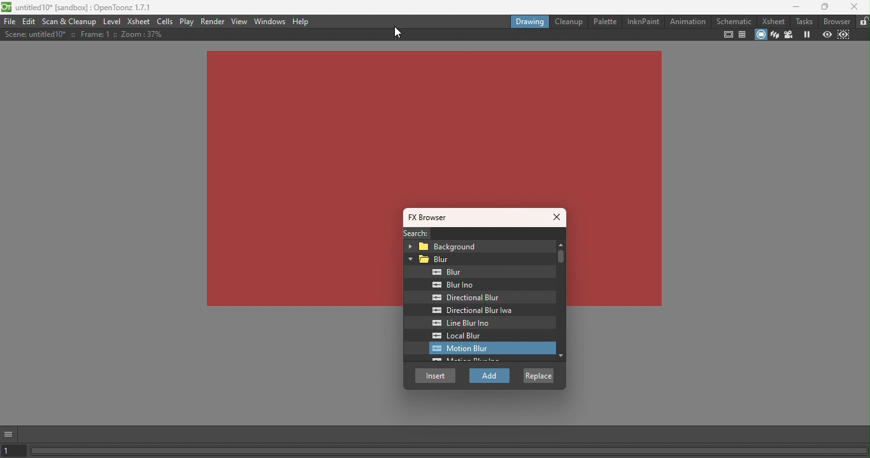  What do you see at coordinates (465, 298) in the screenshot?
I see `Directional Blur` at bounding box center [465, 298].